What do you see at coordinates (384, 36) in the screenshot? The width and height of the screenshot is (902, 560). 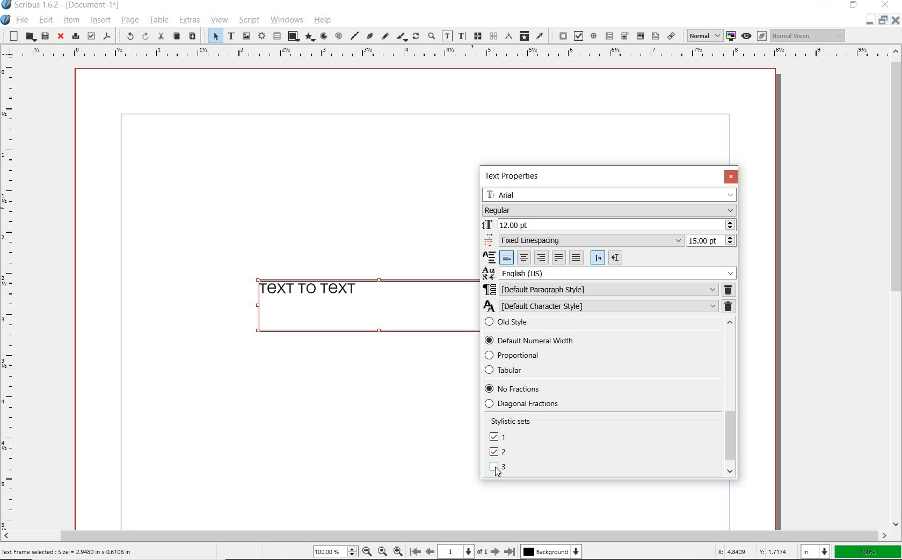 I see `freehand line` at bounding box center [384, 36].